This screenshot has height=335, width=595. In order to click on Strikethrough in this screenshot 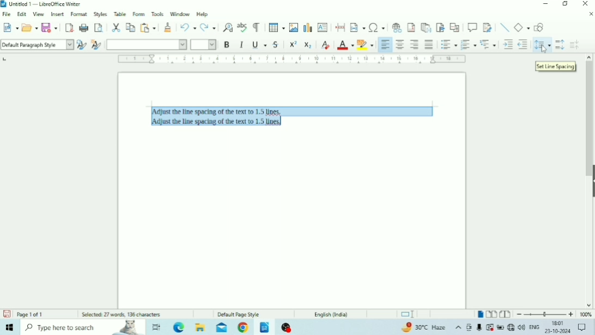, I will do `click(276, 45)`.